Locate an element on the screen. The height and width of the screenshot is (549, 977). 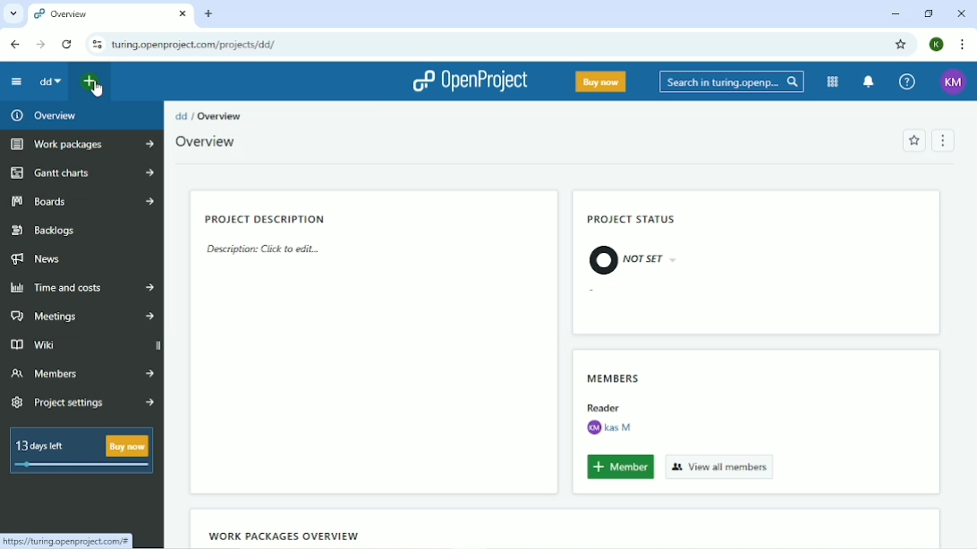
Open quick add menu is located at coordinates (90, 84).